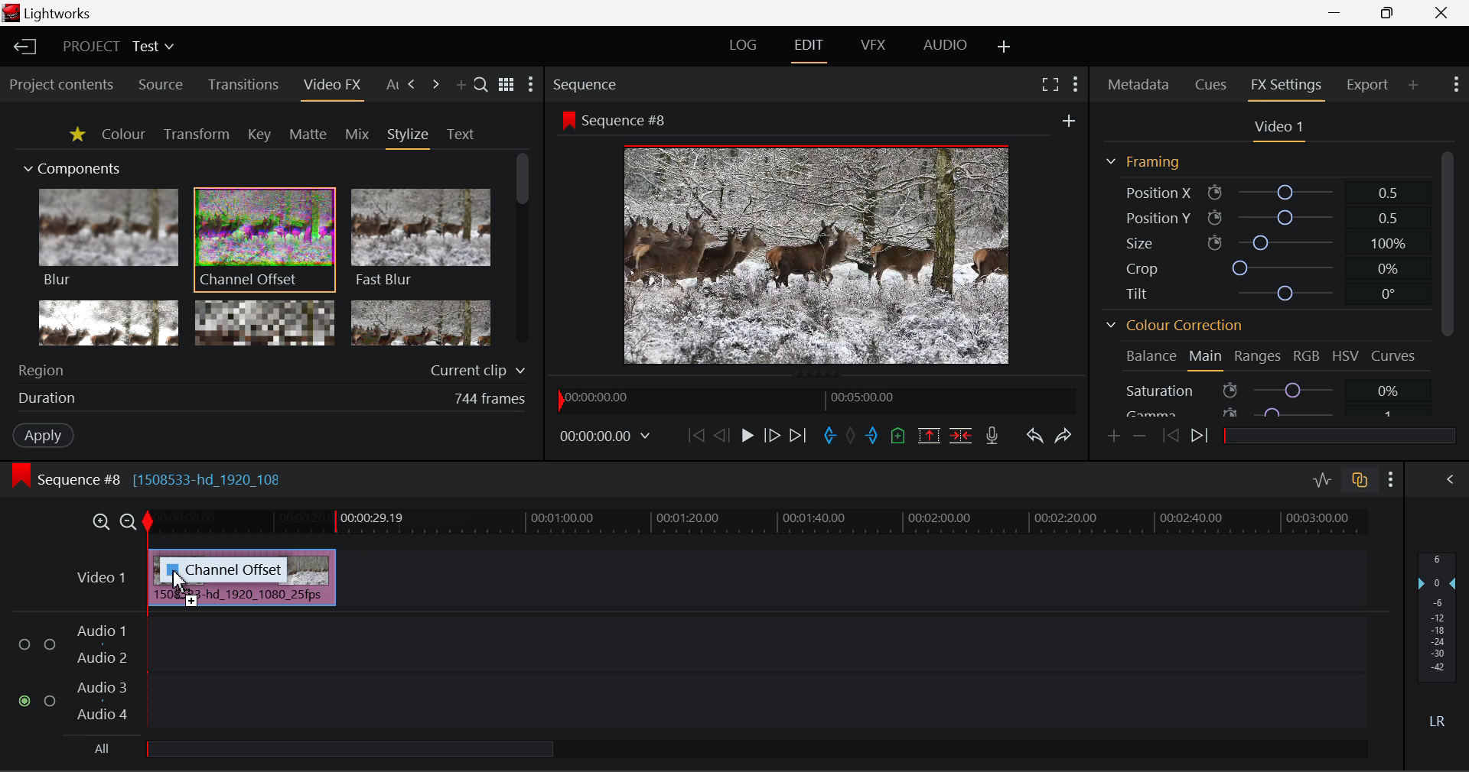  Describe the element at coordinates (265, 322) in the screenshot. I see `Mosaic` at that location.